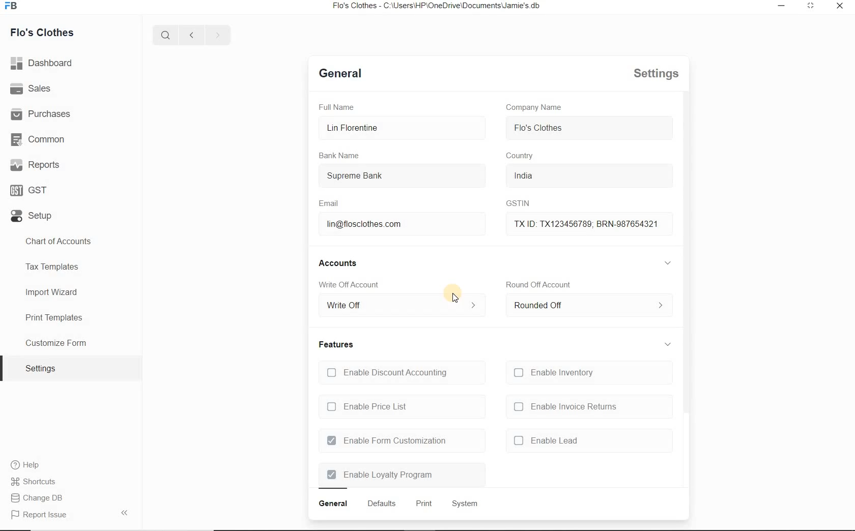 The height and width of the screenshot is (531, 855). Describe the element at coordinates (423, 505) in the screenshot. I see `print` at that location.